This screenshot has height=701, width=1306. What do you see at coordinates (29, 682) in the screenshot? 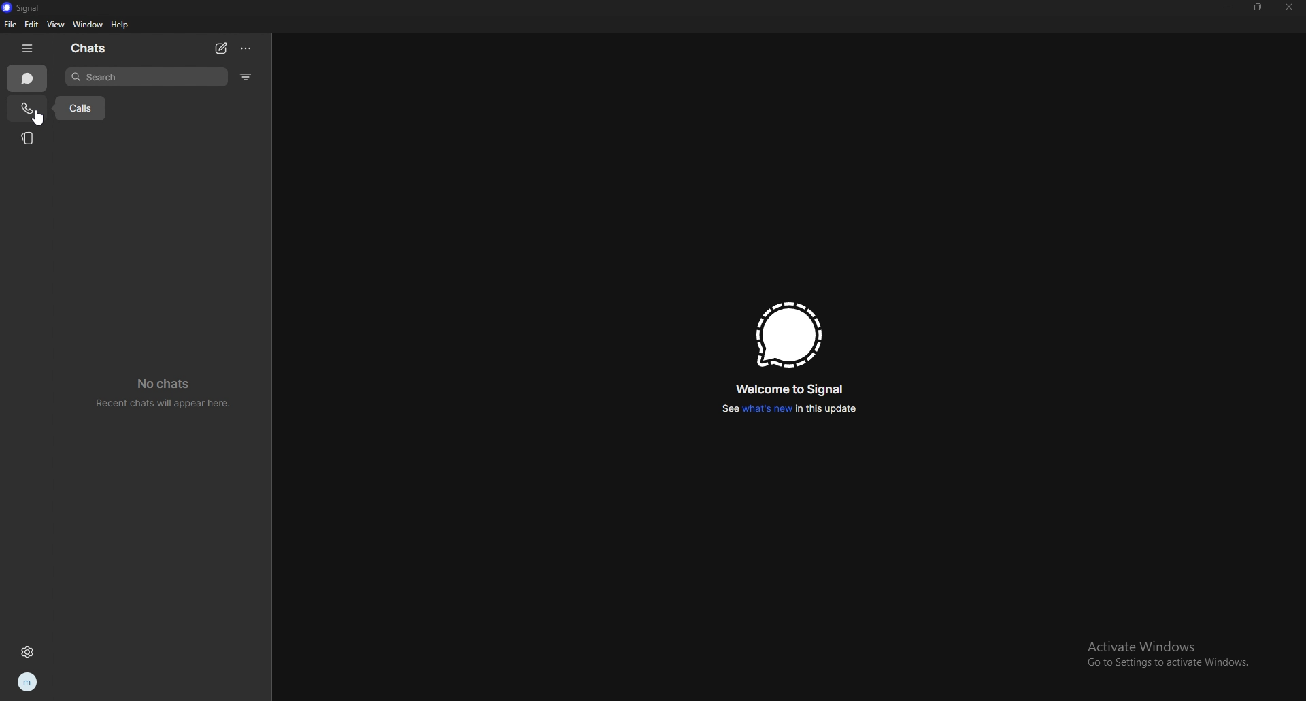
I see `profile` at bounding box center [29, 682].